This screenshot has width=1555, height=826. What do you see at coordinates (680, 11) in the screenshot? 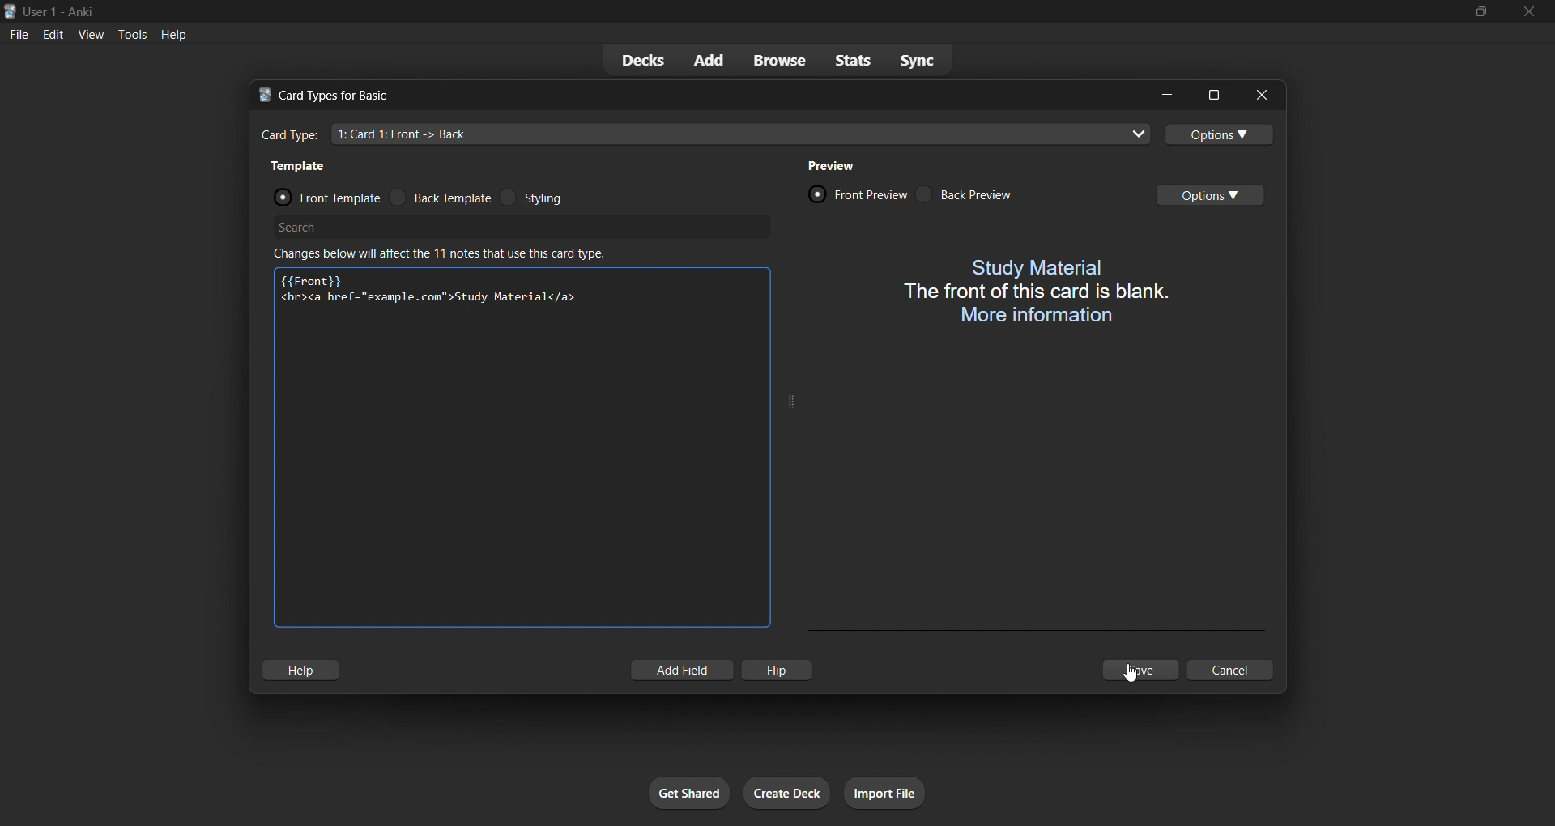
I see `title bar` at bounding box center [680, 11].